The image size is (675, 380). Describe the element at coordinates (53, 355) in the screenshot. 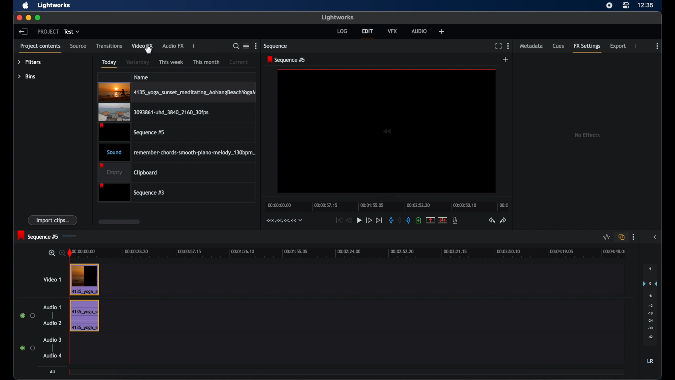

I see `audio 4` at that location.